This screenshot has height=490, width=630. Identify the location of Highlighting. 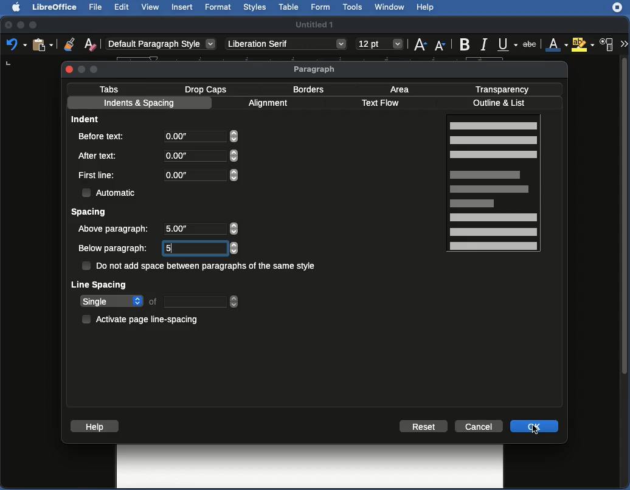
(584, 44).